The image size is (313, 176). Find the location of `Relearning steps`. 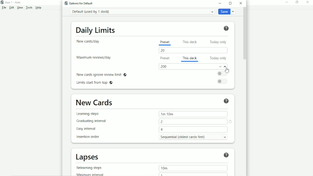

Relearning steps is located at coordinates (91, 168).